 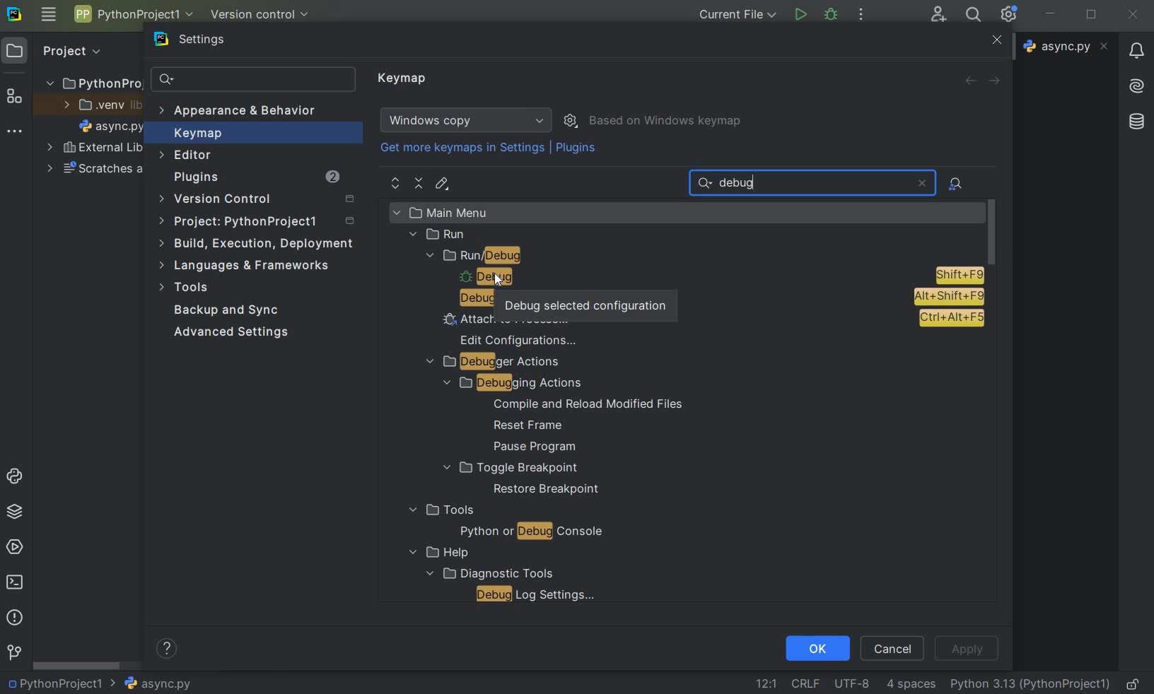 I want to click on indent, so click(x=911, y=684).